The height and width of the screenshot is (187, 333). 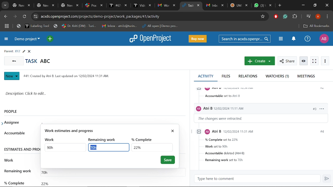 What do you see at coordinates (12, 76) in the screenshot?
I see `Nwe` at bounding box center [12, 76].